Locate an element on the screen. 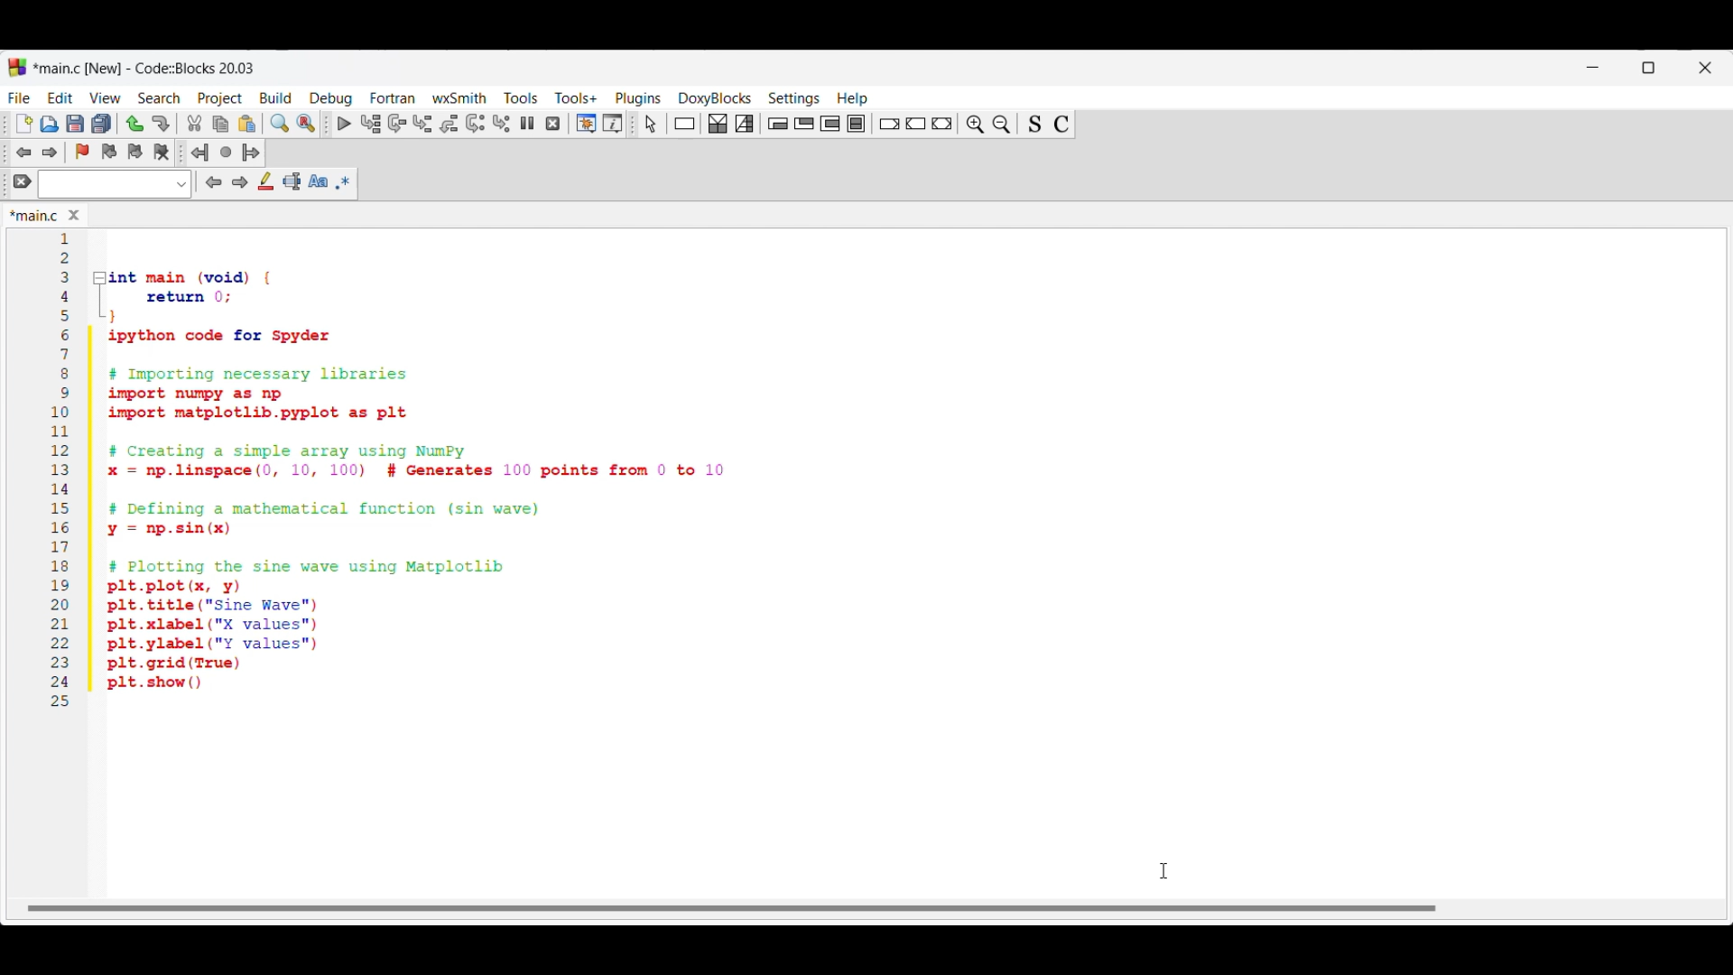  Build menu is located at coordinates (275, 97).